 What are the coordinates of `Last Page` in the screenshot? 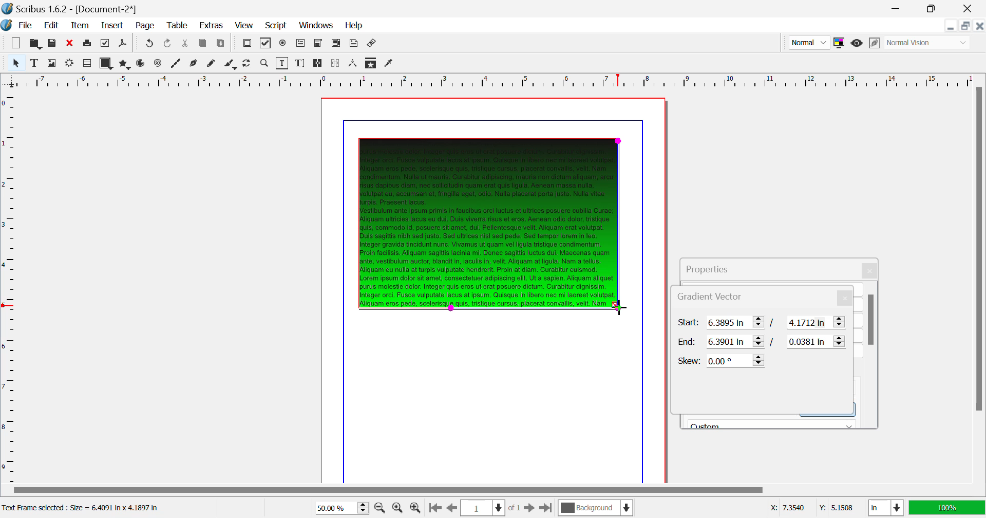 It's located at (545, 508).